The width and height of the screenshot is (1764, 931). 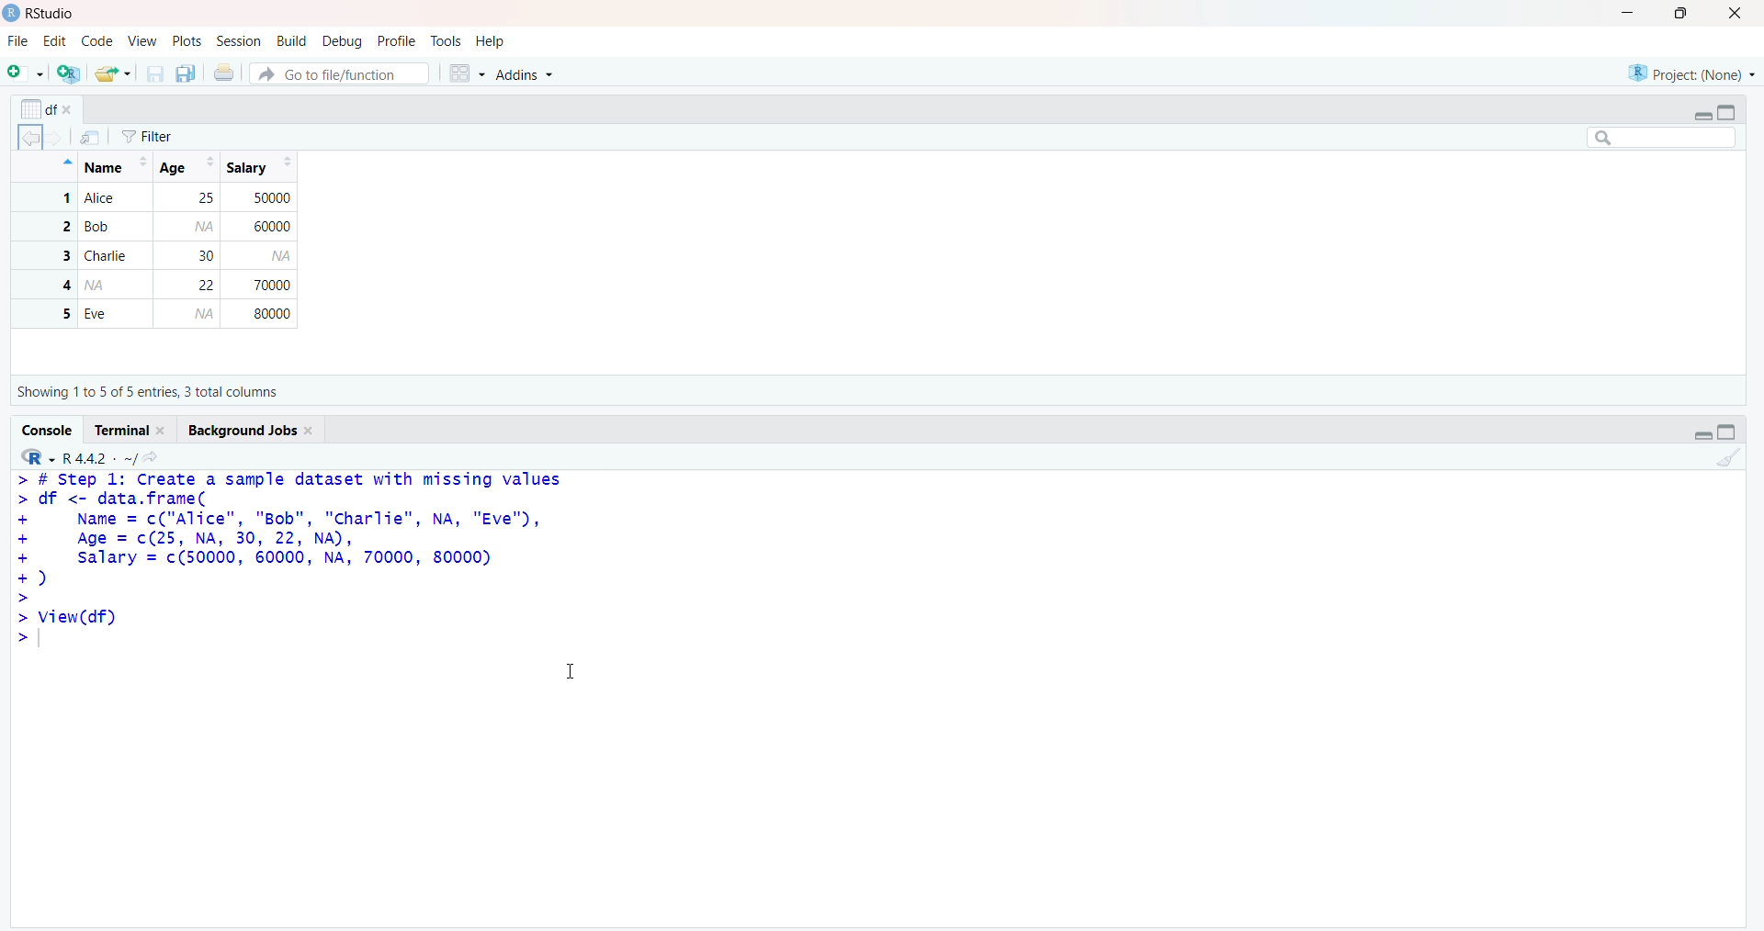 I want to click on Text cursor, so click(x=575, y=668).